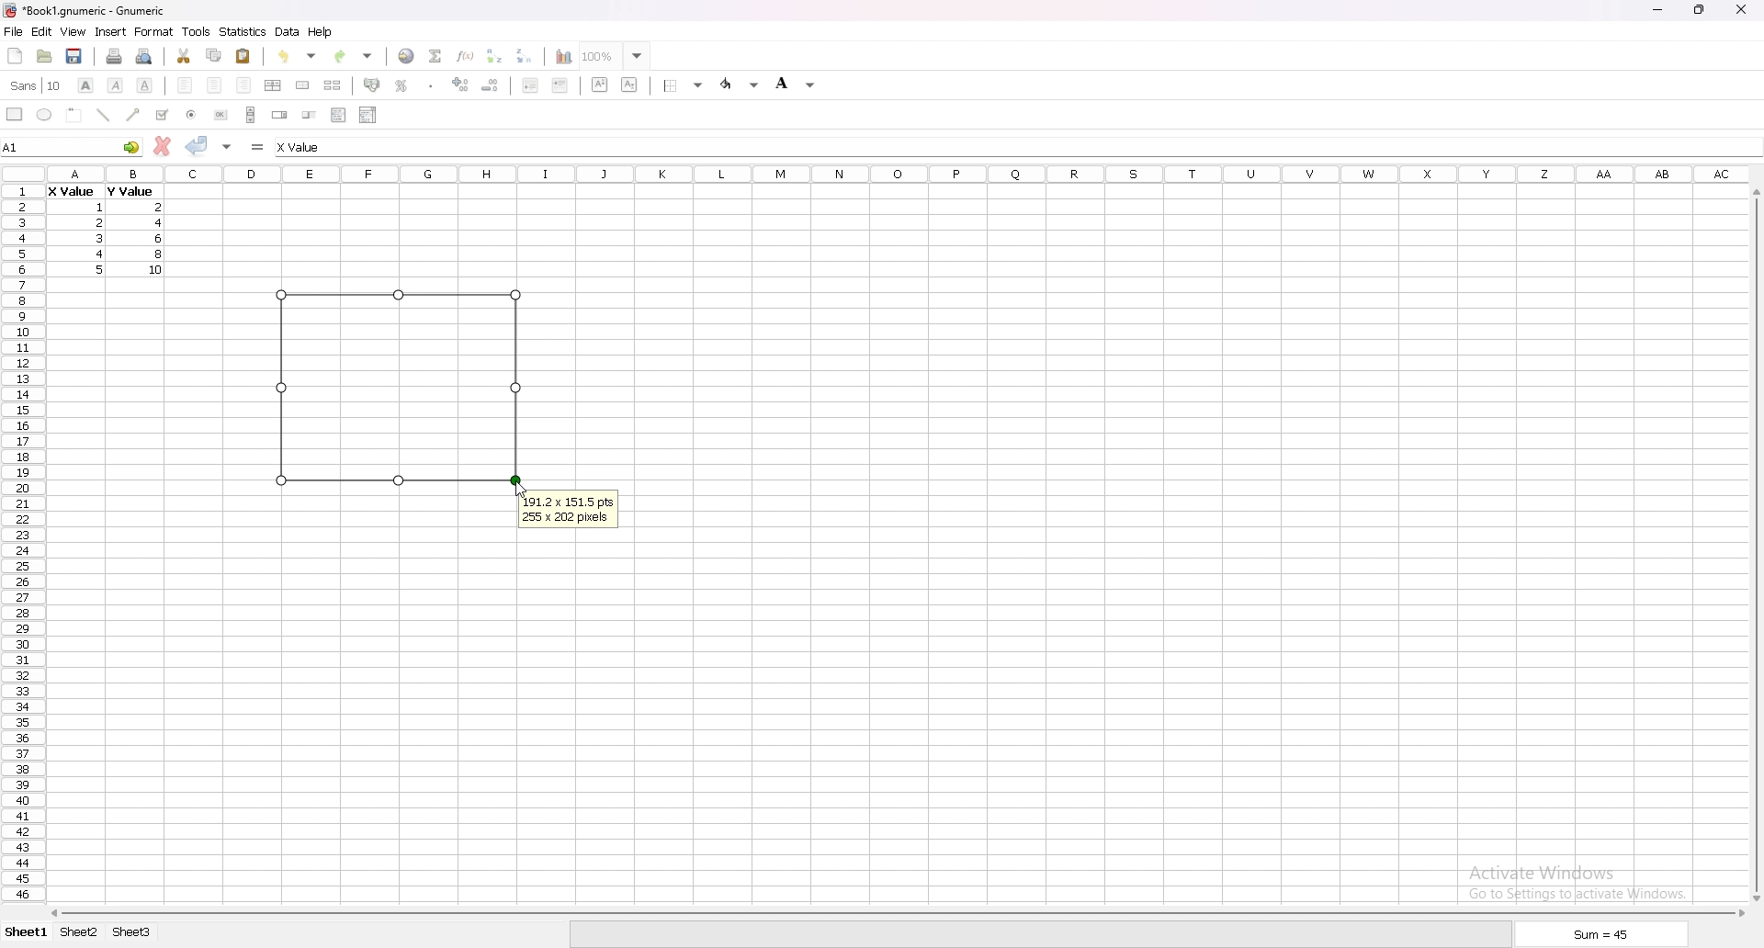 Image resolution: width=1764 pixels, height=948 pixels. I want to click on sort descending, so click(525, 55).